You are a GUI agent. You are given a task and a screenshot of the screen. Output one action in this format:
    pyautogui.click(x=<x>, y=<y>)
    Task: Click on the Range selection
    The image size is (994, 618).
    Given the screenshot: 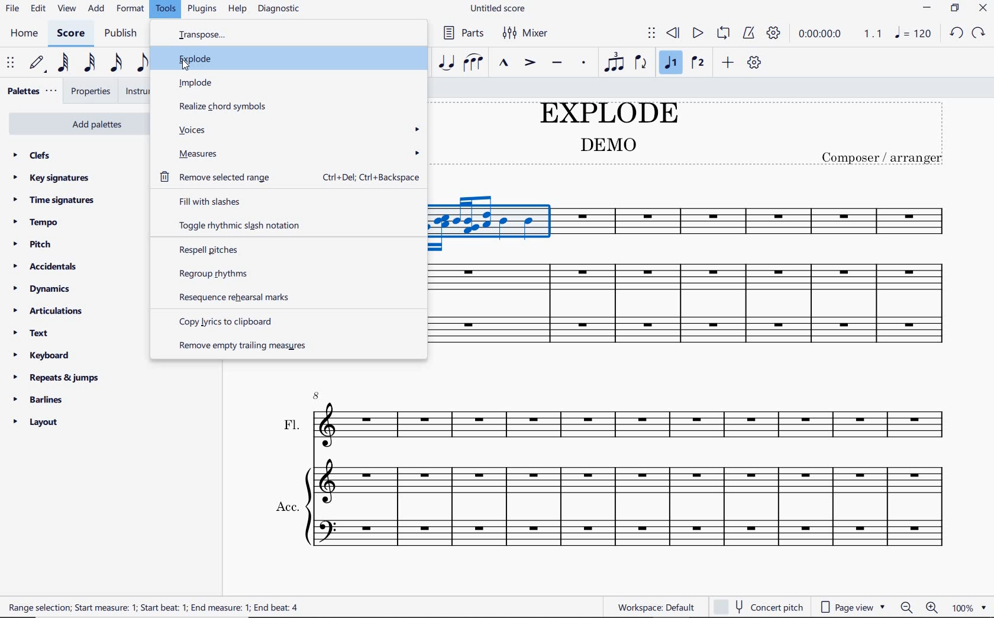 What is the action you would take?
    pyautogui.click(x=155, y=609)
    